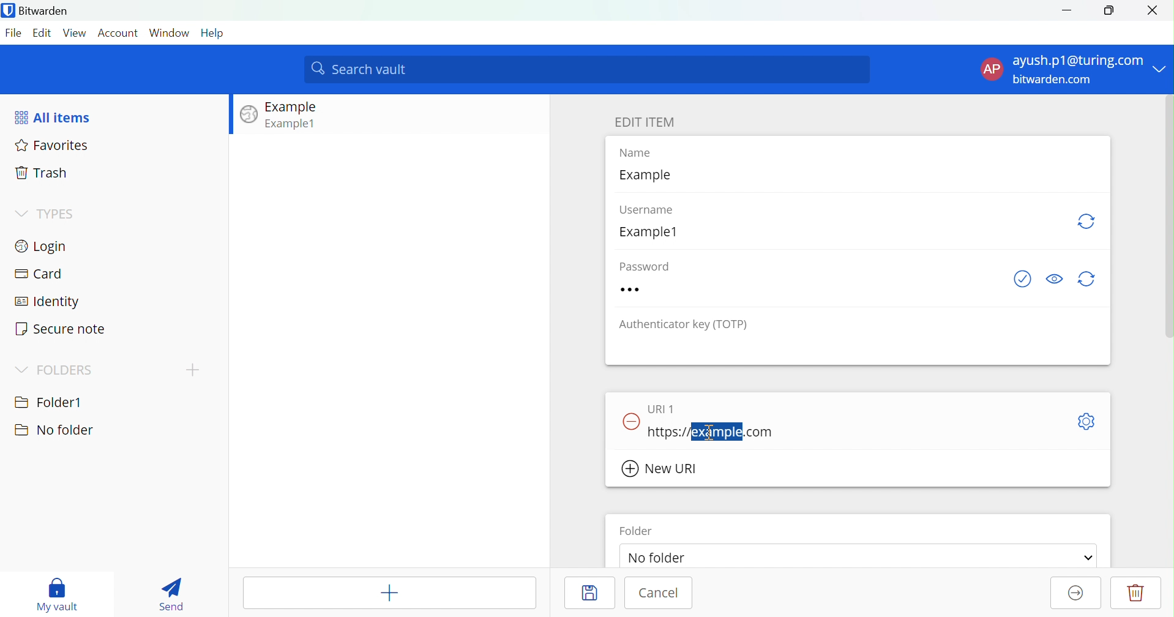  Describe the element at coordinates (654, 211) in the screenshot. I see `Username` at that location.